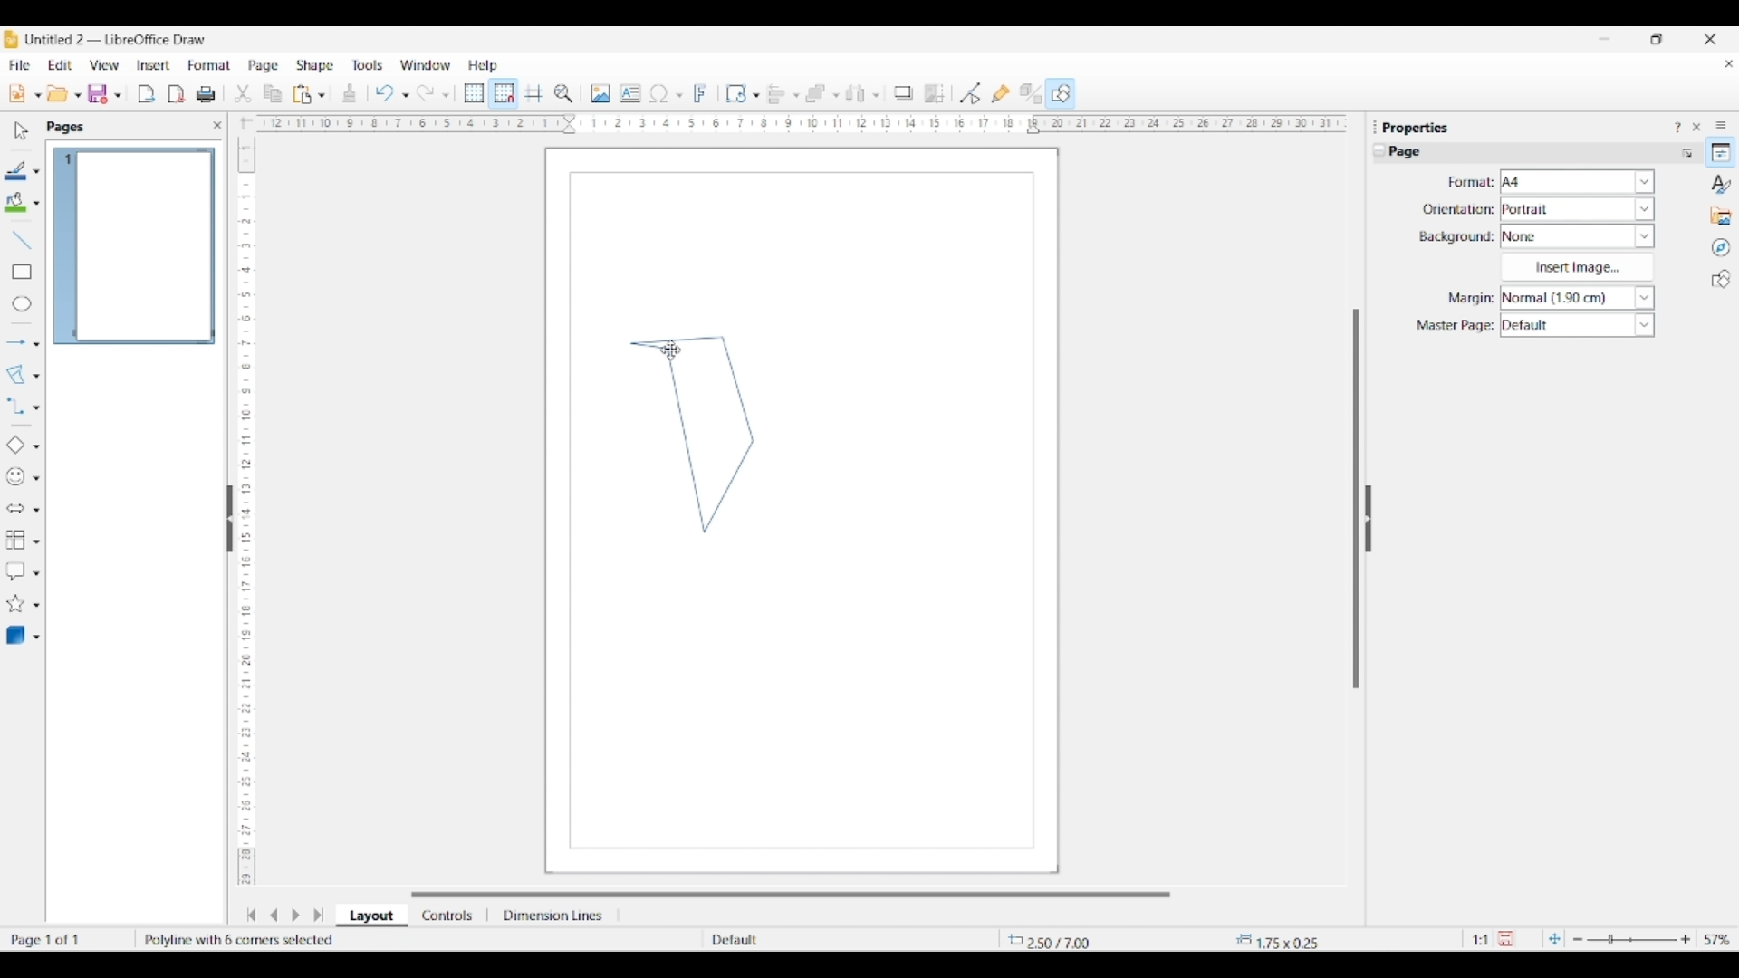 This screenshot has height=978, width=1739. What do you see at coordinates (1710, 39) in the screenshot?
I see `Close interface` at bounding box center [1710, 39].